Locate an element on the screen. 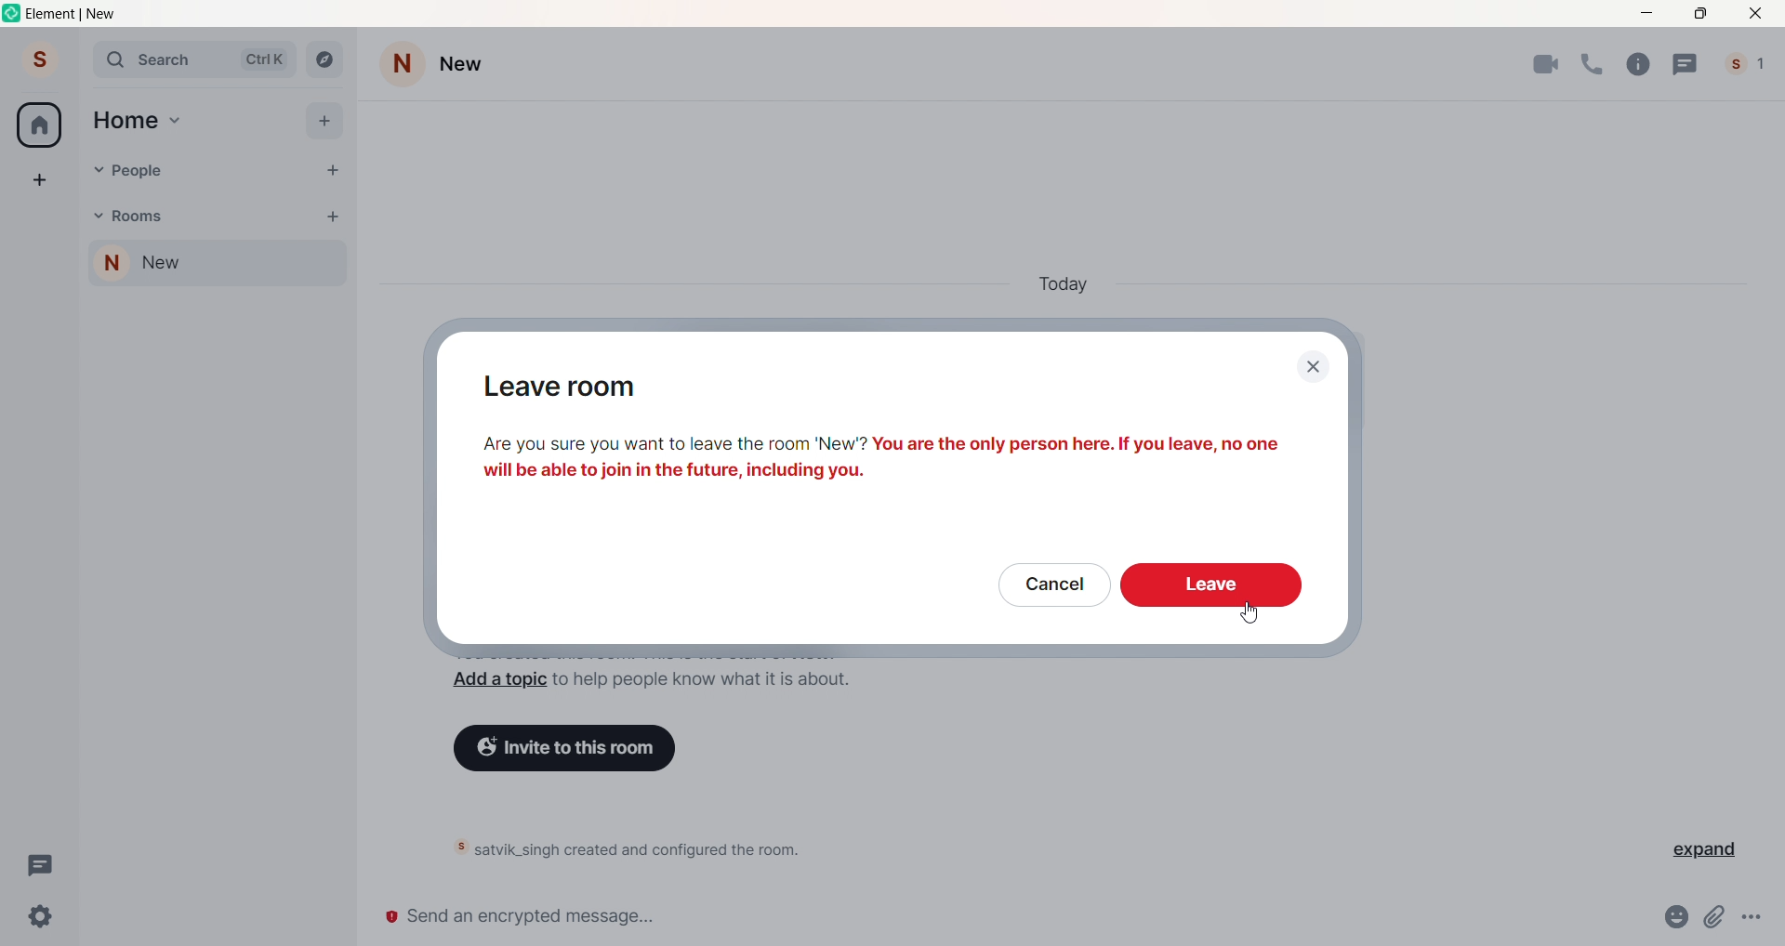  Search bar is located at coordinates (193, 59).